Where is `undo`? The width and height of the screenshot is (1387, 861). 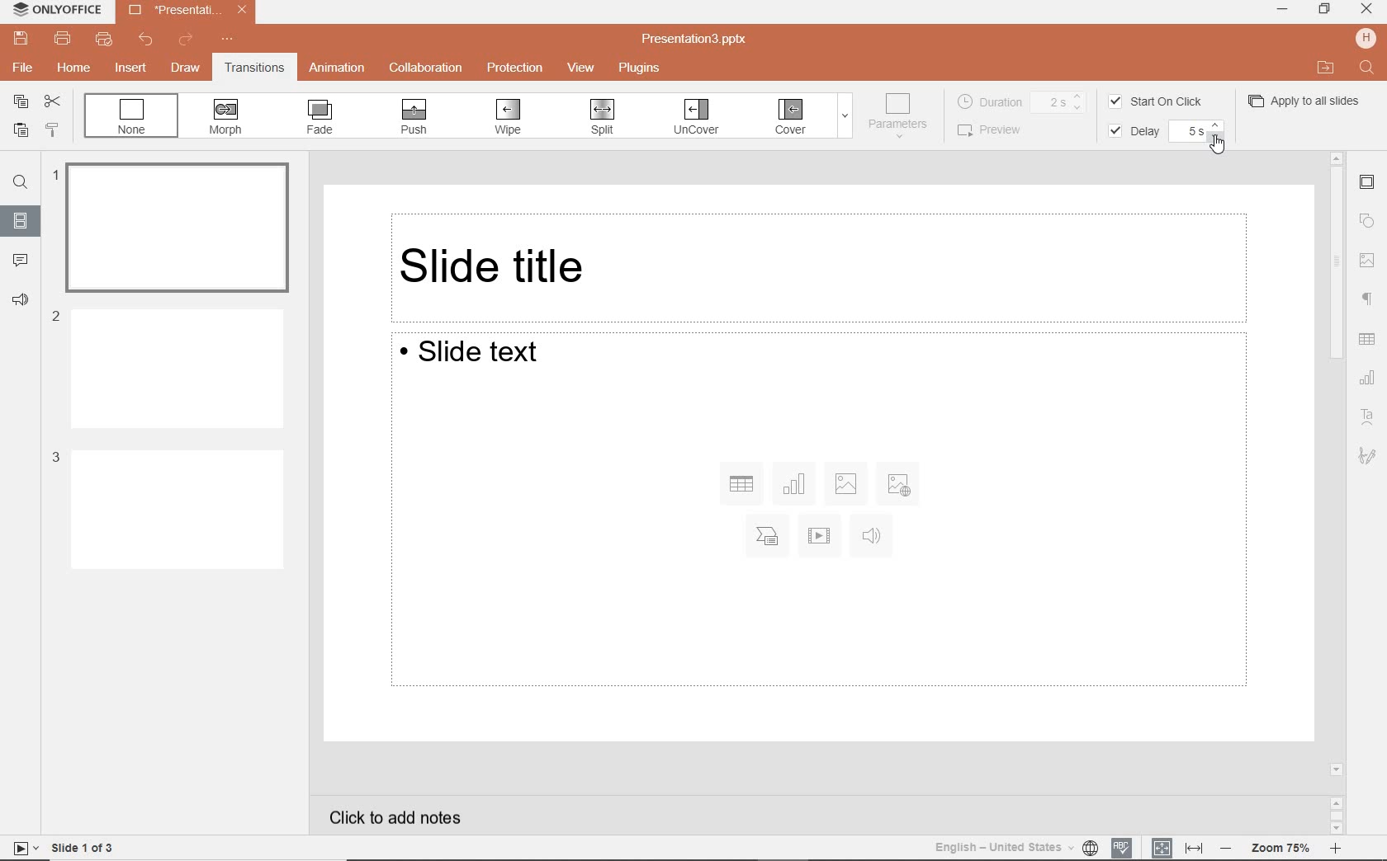 undo is located at coordinates (150, 40).